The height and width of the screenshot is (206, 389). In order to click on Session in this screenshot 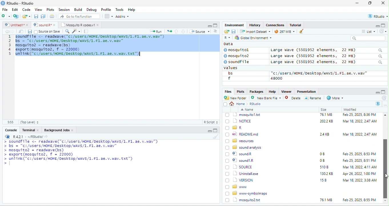, I will do `click(64, 9)`.